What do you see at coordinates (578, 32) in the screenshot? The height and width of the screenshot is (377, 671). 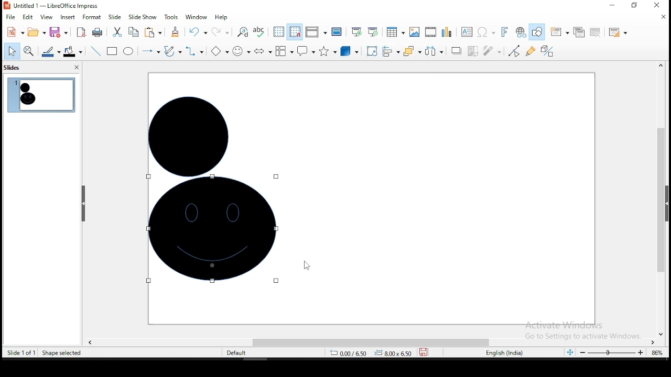 I see `duplicate slide` at bounding box center [578, 32].